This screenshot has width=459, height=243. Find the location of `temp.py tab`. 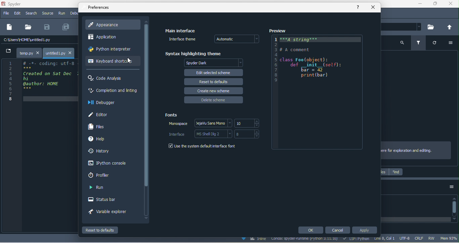

temp.py tab is located at coordinates (29, 52).